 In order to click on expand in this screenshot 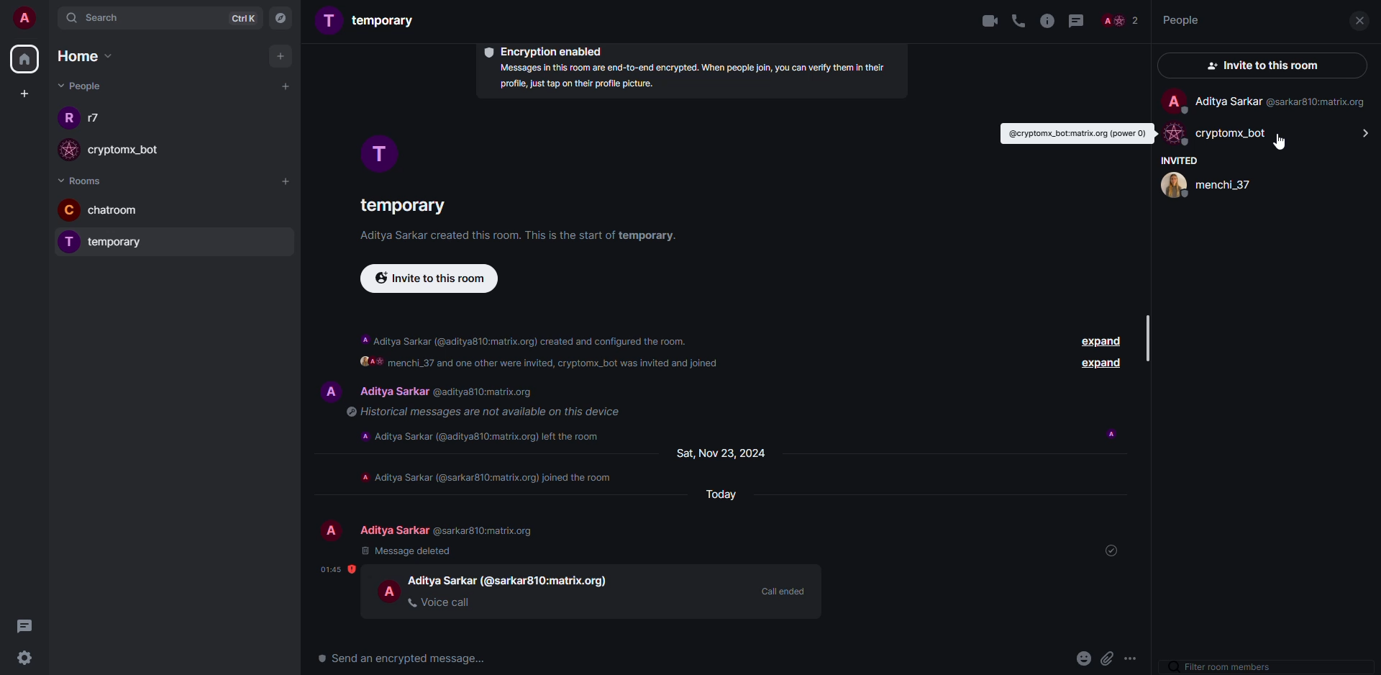, I will do `click(1098, 341)`.